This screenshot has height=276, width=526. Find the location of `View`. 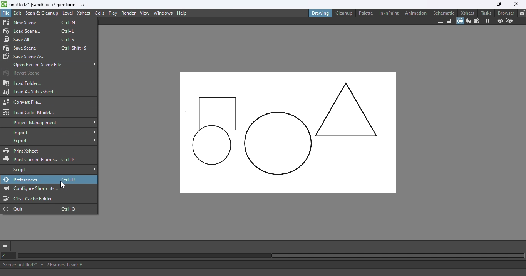

View is located at coordinates (144, 13).